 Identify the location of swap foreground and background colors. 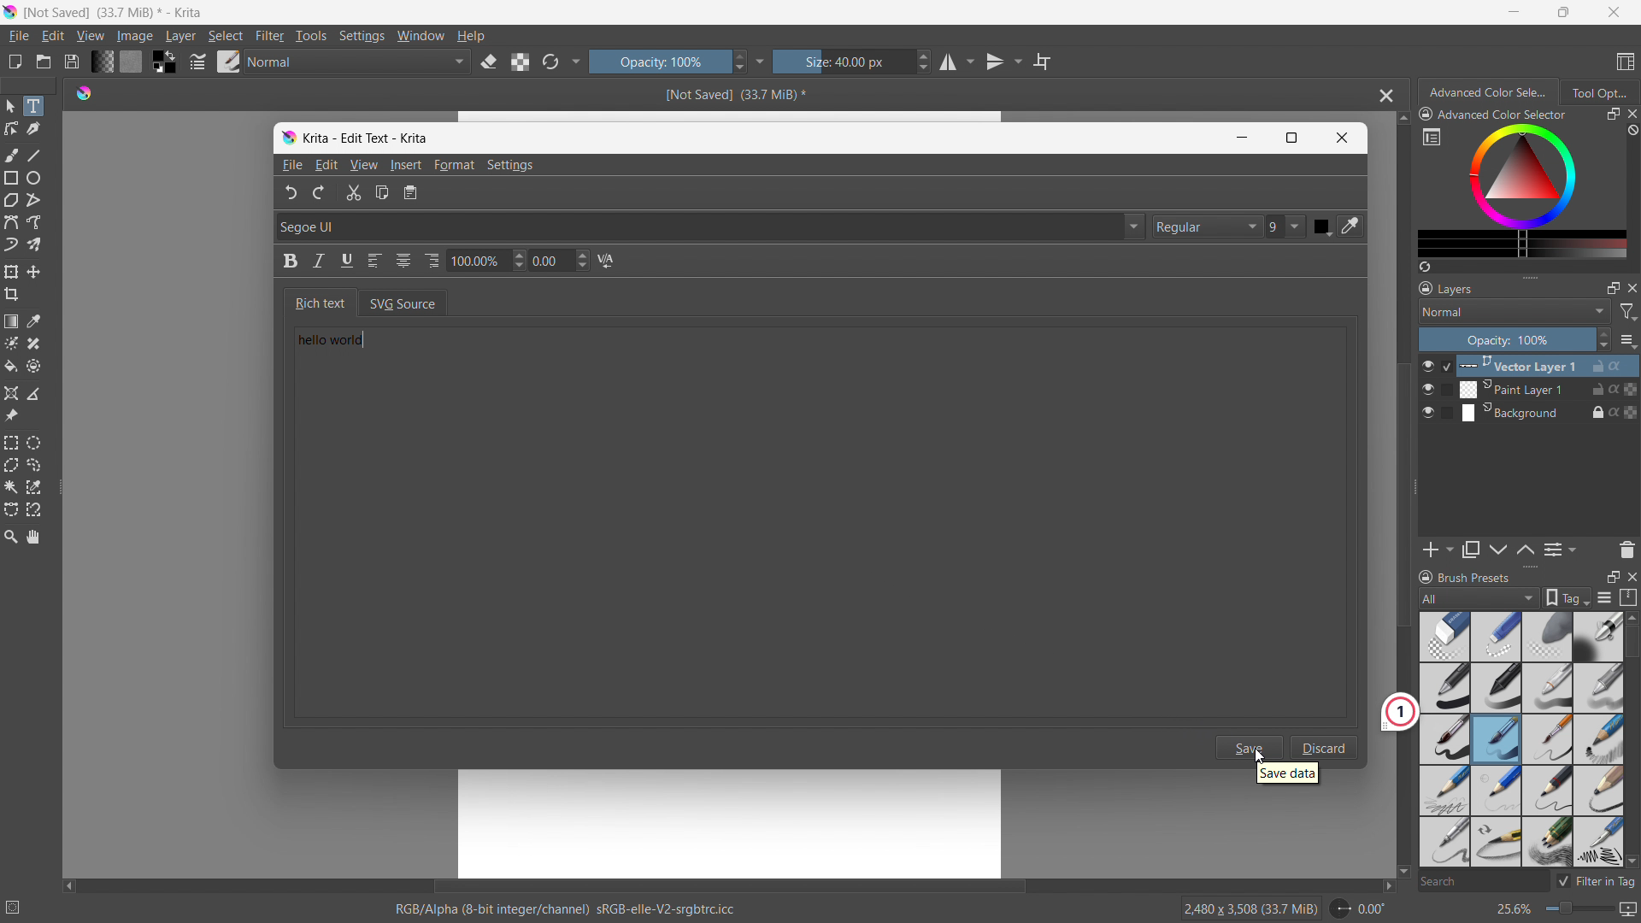
(164, 62).